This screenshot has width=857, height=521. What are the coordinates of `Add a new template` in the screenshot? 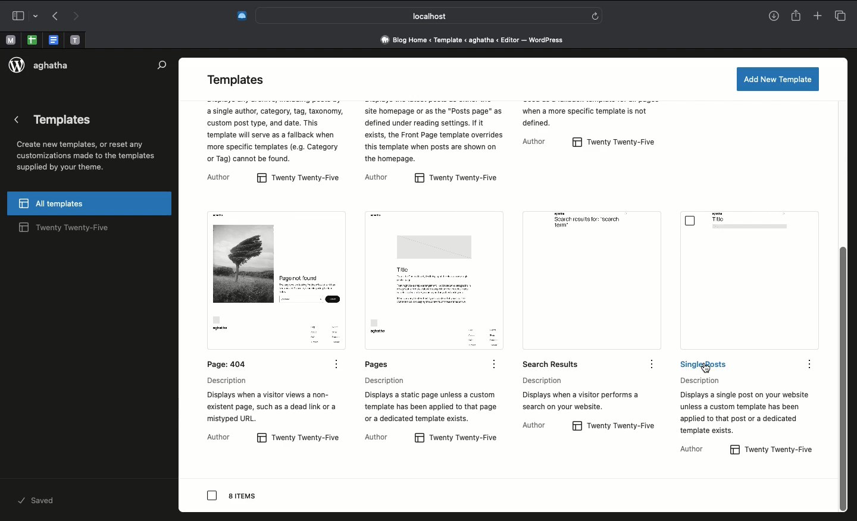 It's located at (777, 79).